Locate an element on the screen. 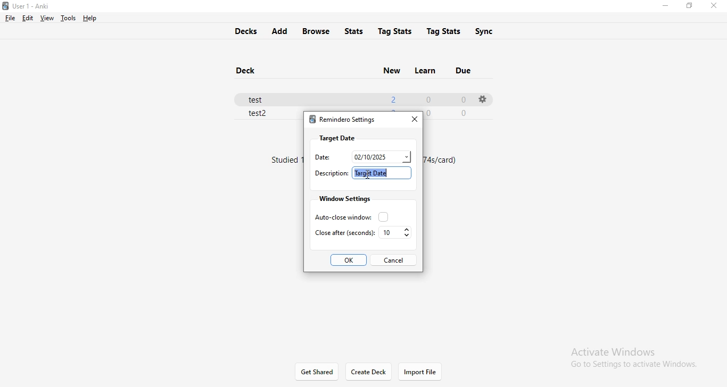  import is located at coordinates (420, 372).